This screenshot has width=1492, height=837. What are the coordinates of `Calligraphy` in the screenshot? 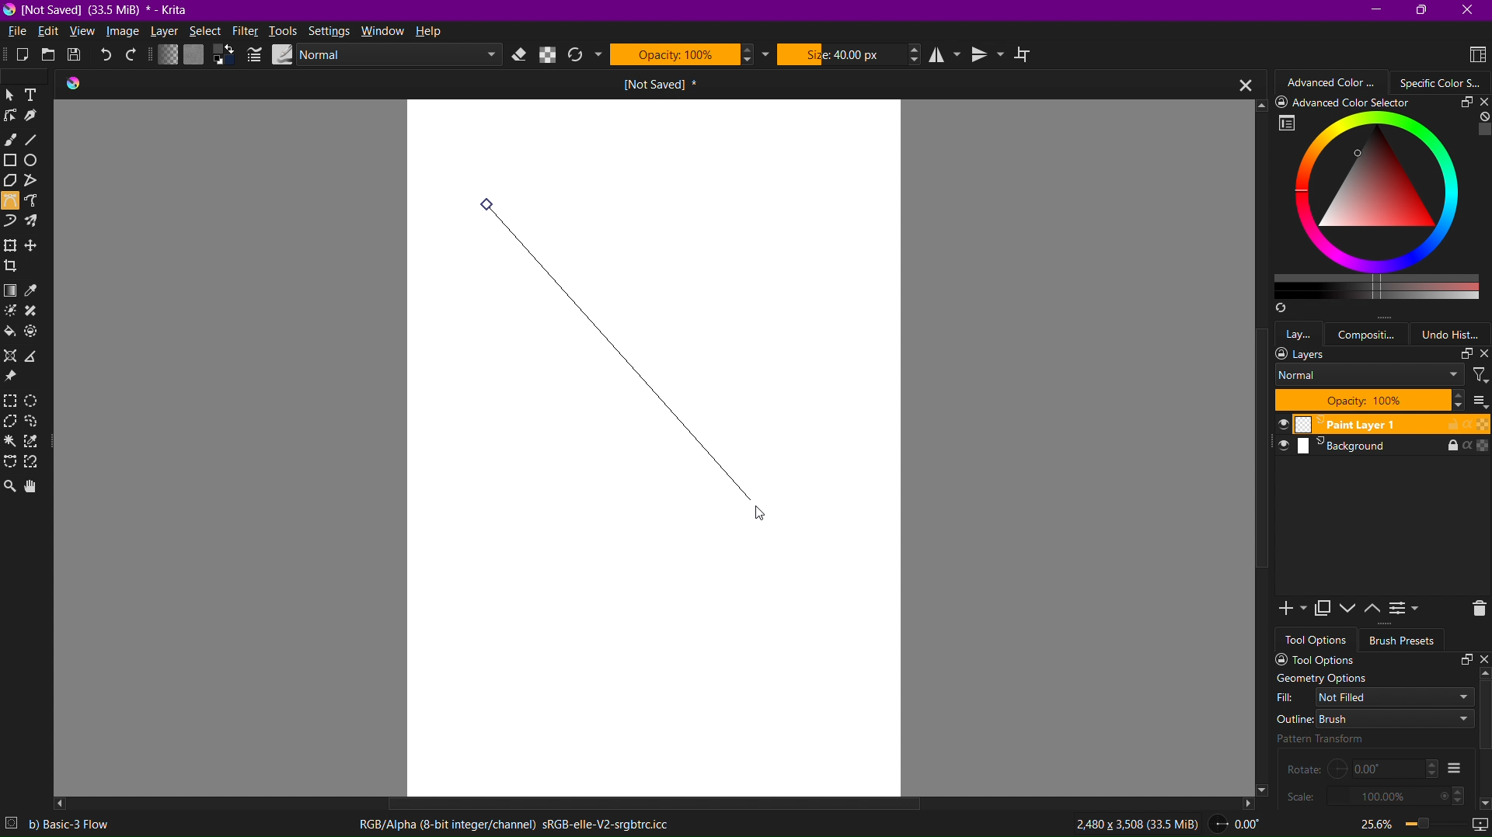 It's located at (40, 119).